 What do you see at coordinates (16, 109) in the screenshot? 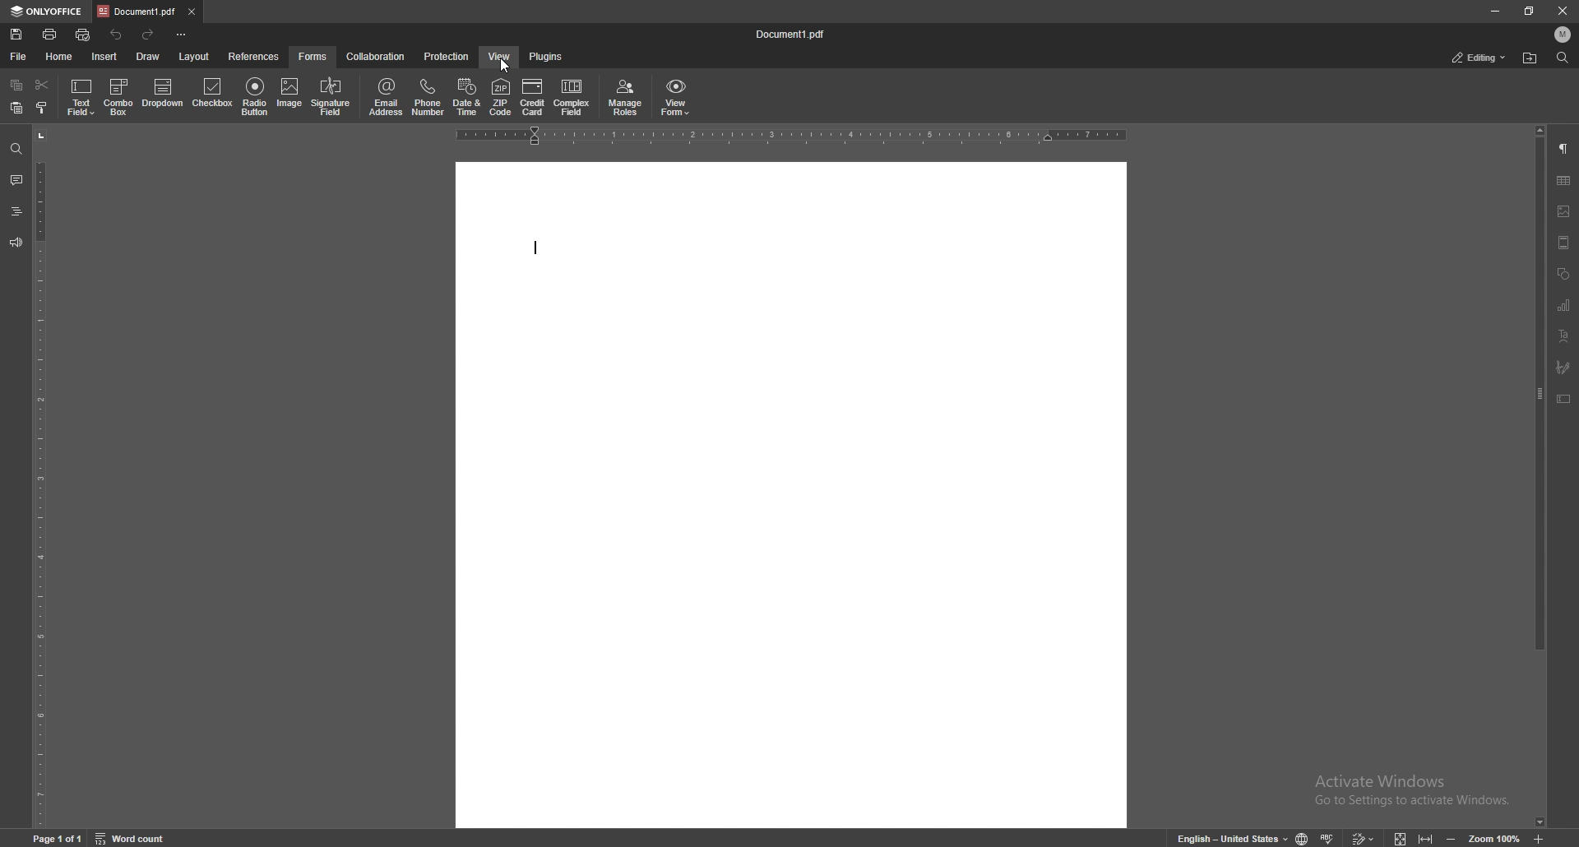
I see `paste` at bounding box center [16, 109].